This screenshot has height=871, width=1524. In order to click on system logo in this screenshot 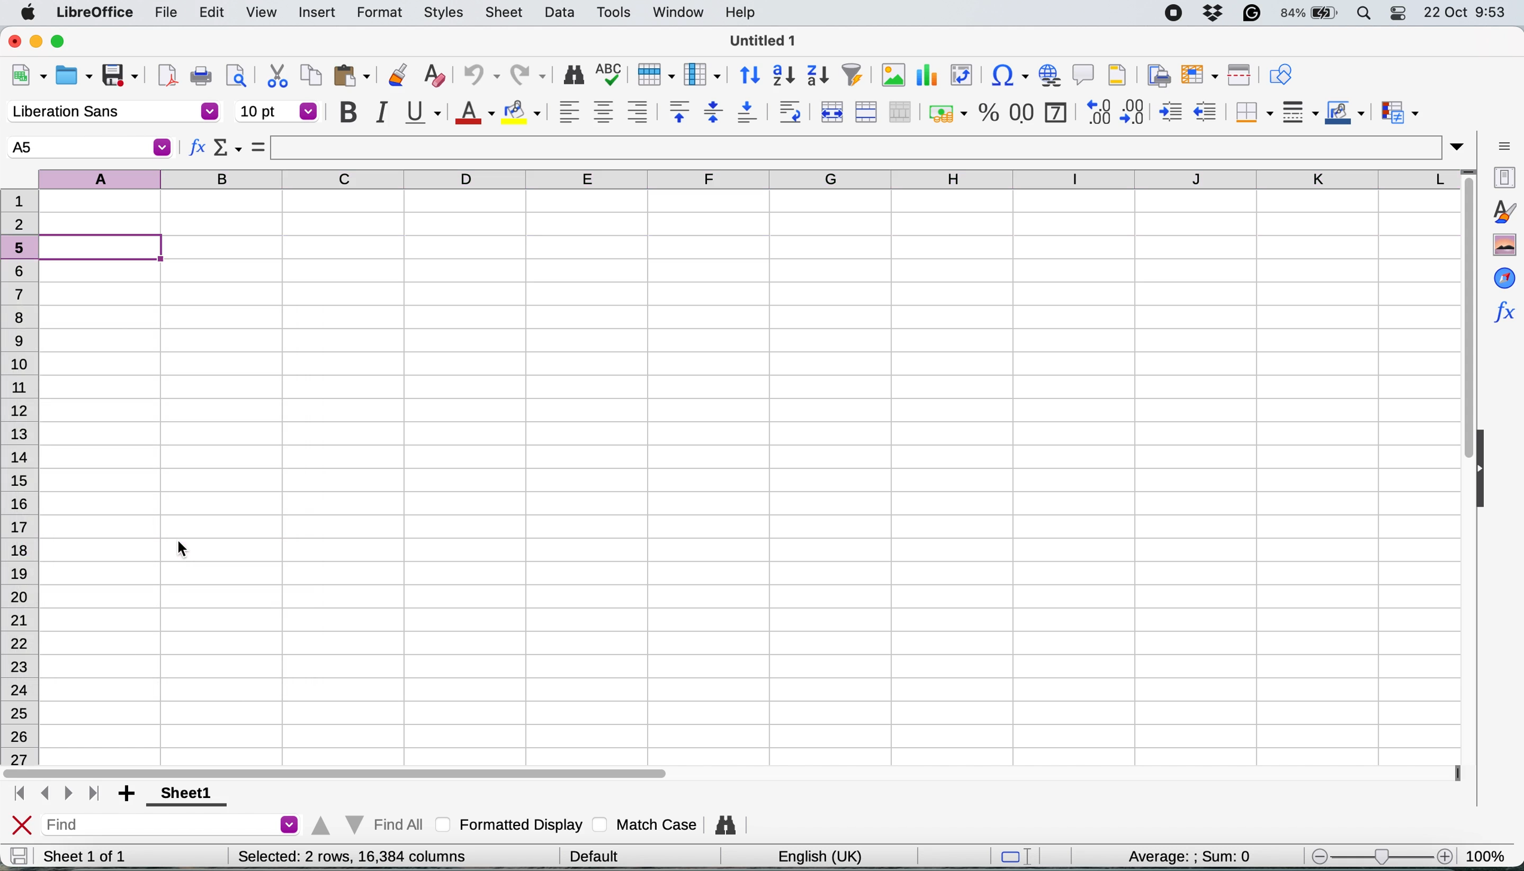, I will do `click(31, 13)`.